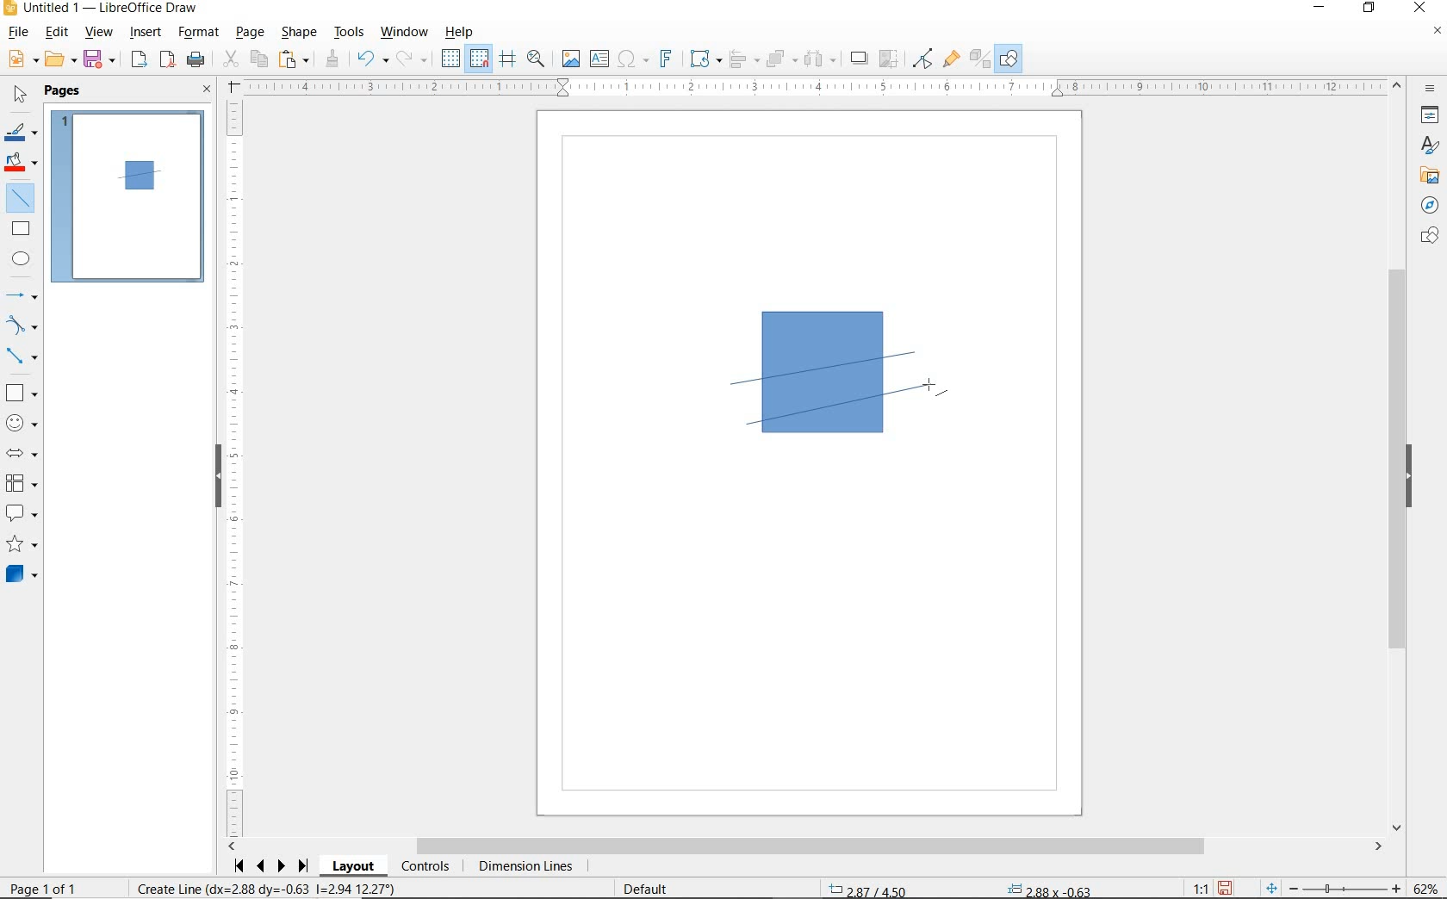  I want to click on TOGGLE EXTRUSION, so click(978, 58).